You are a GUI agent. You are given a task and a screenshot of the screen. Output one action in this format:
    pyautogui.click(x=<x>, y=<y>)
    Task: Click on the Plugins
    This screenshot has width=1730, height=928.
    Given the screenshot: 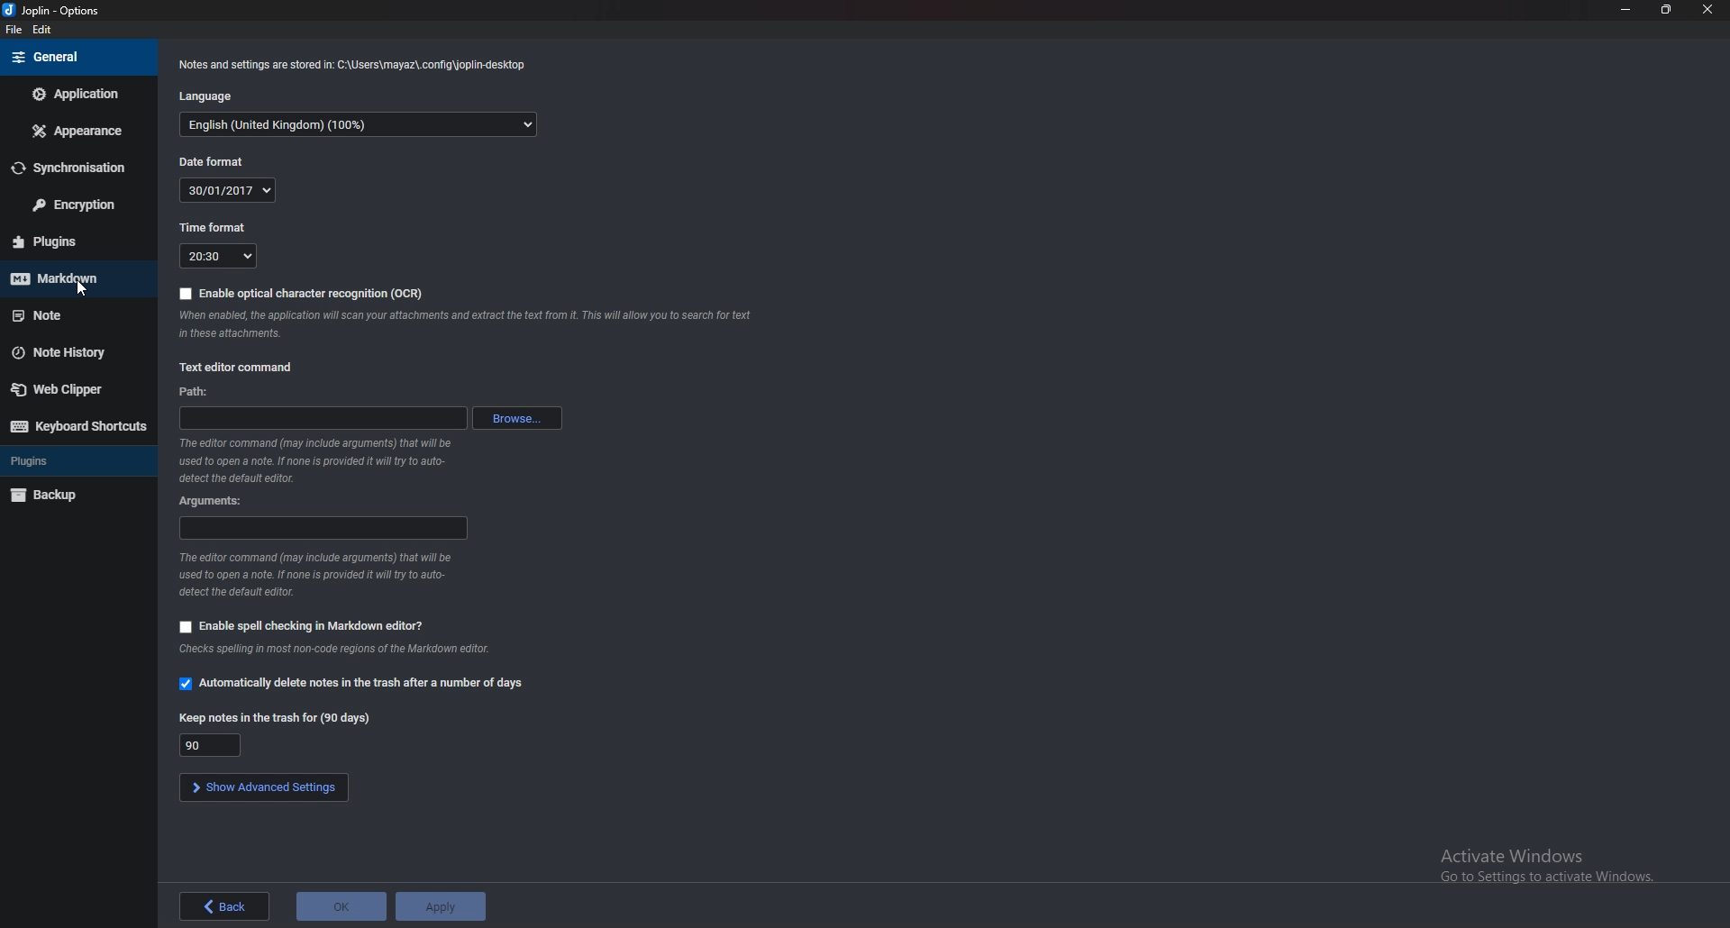 What is the action you would take?
    pyautogui.click(x=68, y=242)
    